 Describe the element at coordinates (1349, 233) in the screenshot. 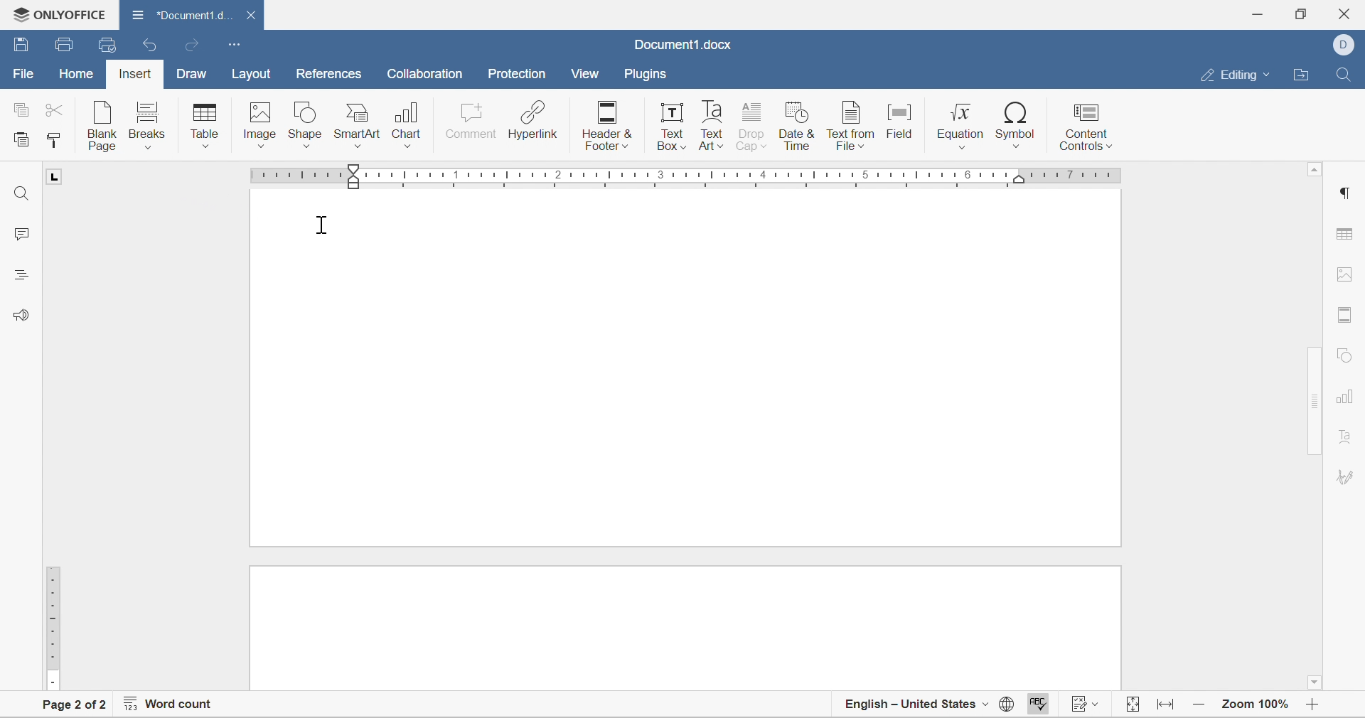

I see `Table settings` at that location.